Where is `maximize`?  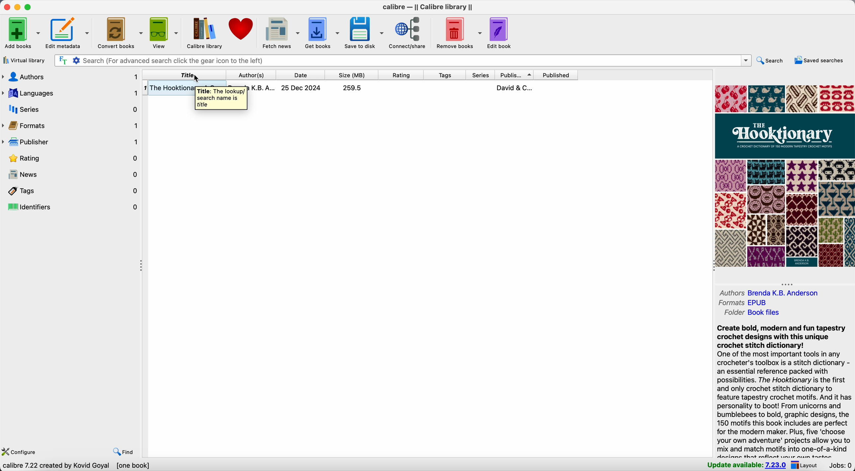 maximize is located at coordinates (29, 6).